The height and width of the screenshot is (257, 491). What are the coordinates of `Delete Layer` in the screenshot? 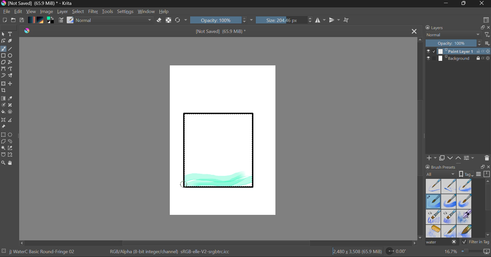 It's located at (487, 158).